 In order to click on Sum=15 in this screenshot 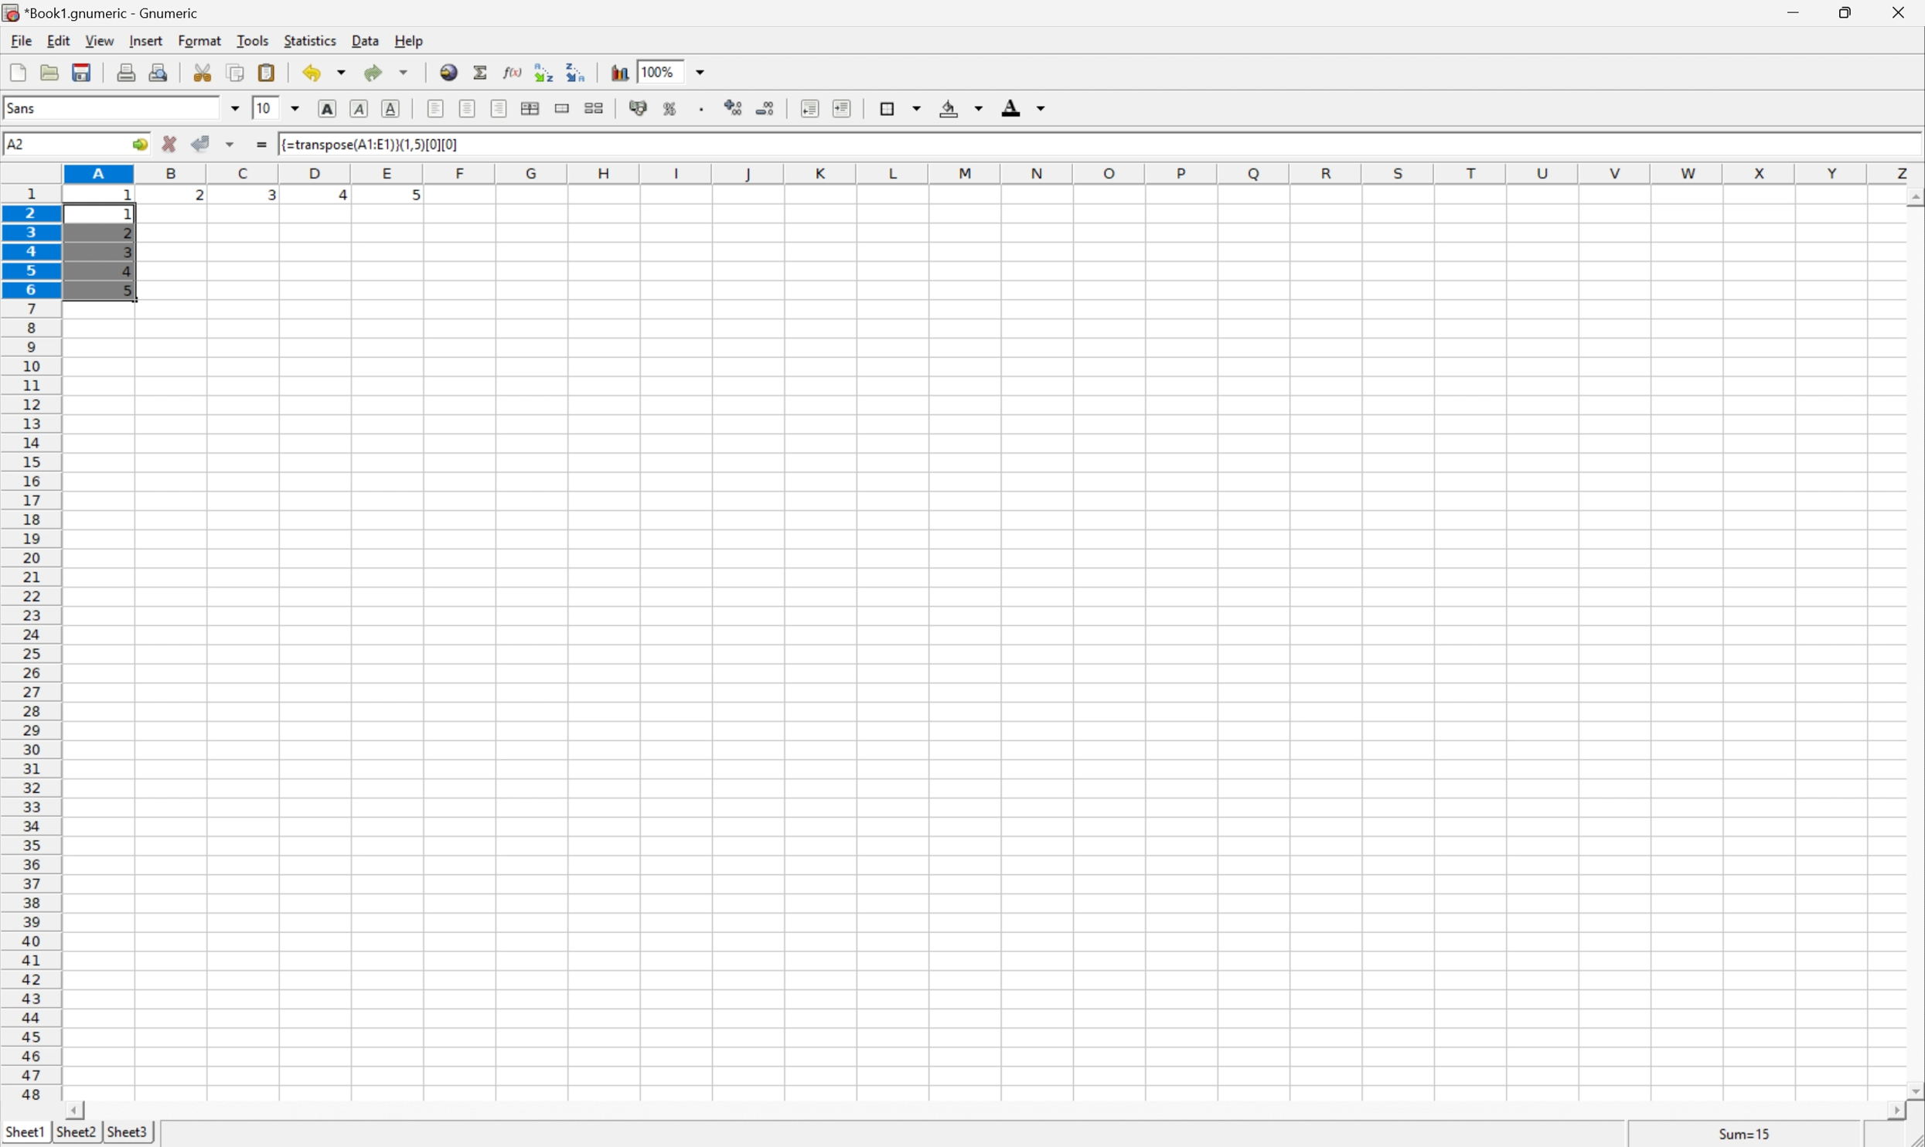, I will do `click(1746, 1132)`.